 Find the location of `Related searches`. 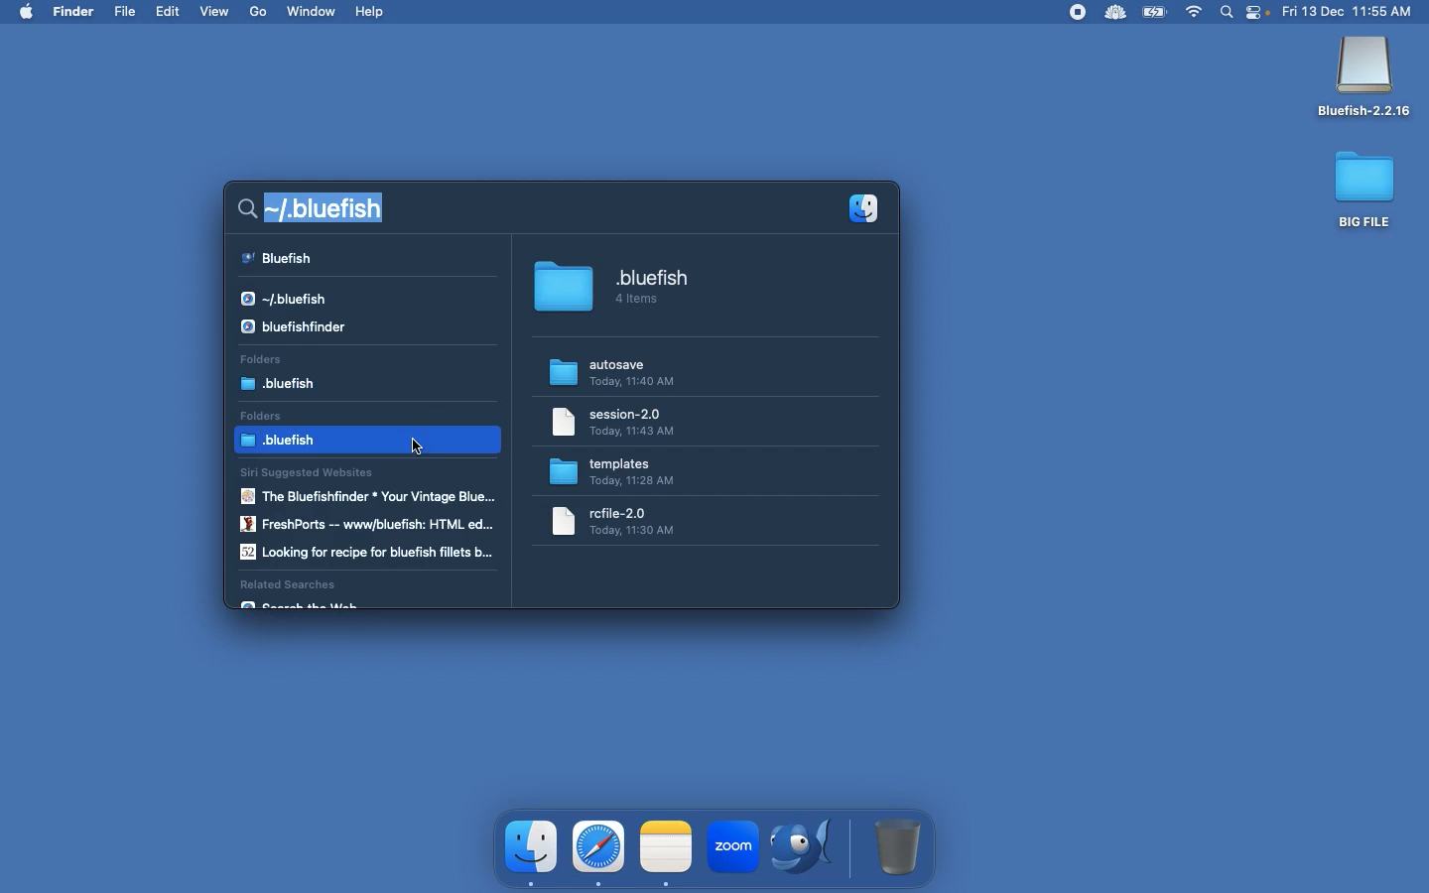

Related searches is located at coordinates (310, 585).